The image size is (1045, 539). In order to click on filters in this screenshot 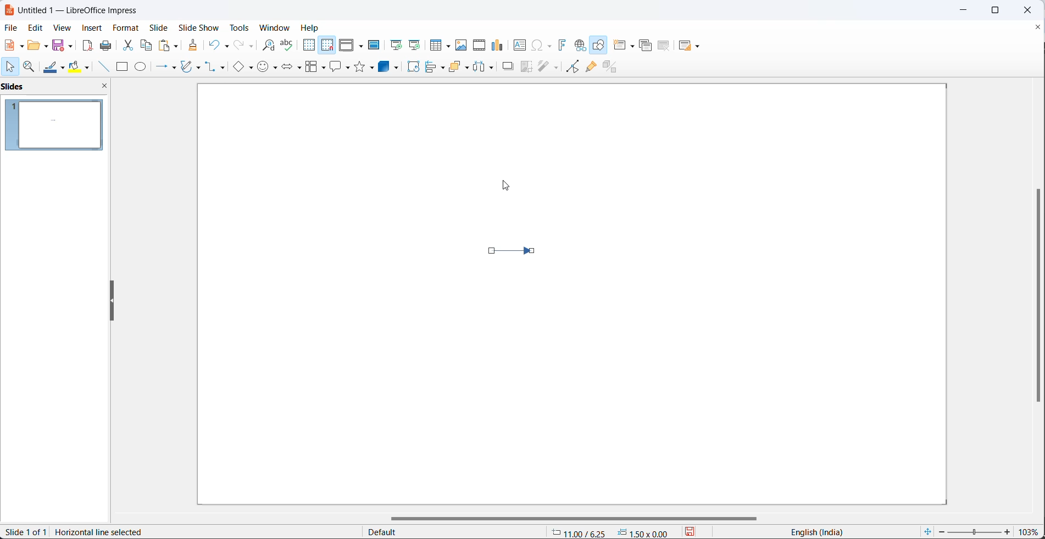, I will do `click(548, 68)`.